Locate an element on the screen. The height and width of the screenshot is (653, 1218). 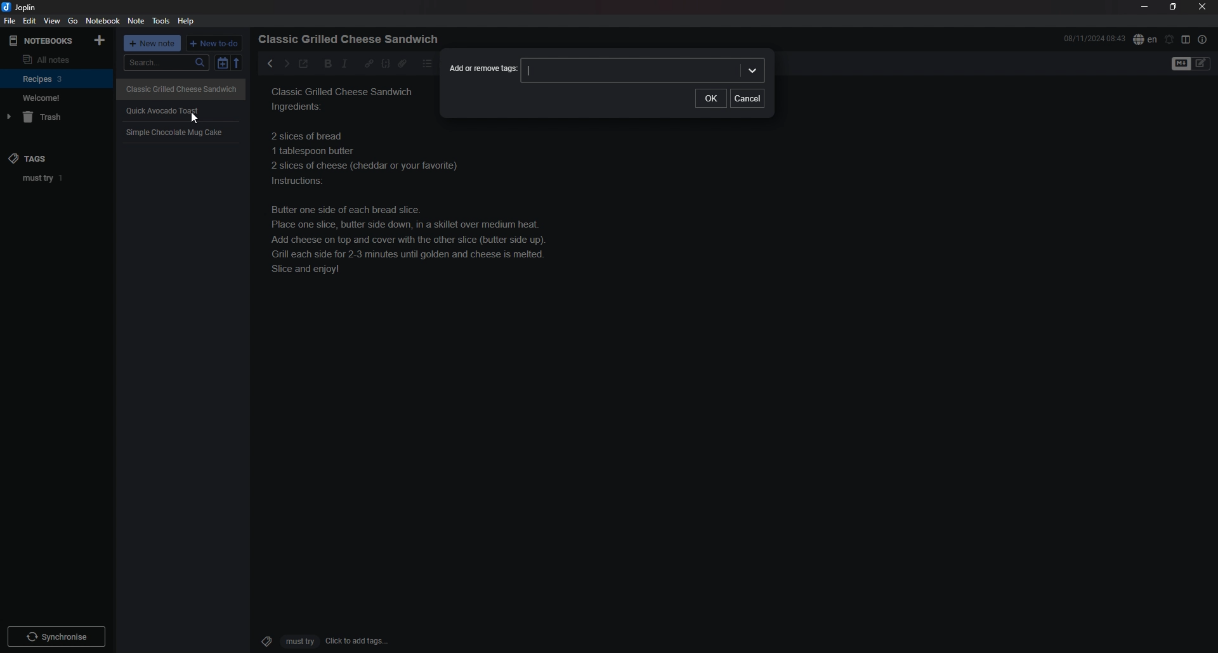
note properties is located at coordinates (1203, 39).